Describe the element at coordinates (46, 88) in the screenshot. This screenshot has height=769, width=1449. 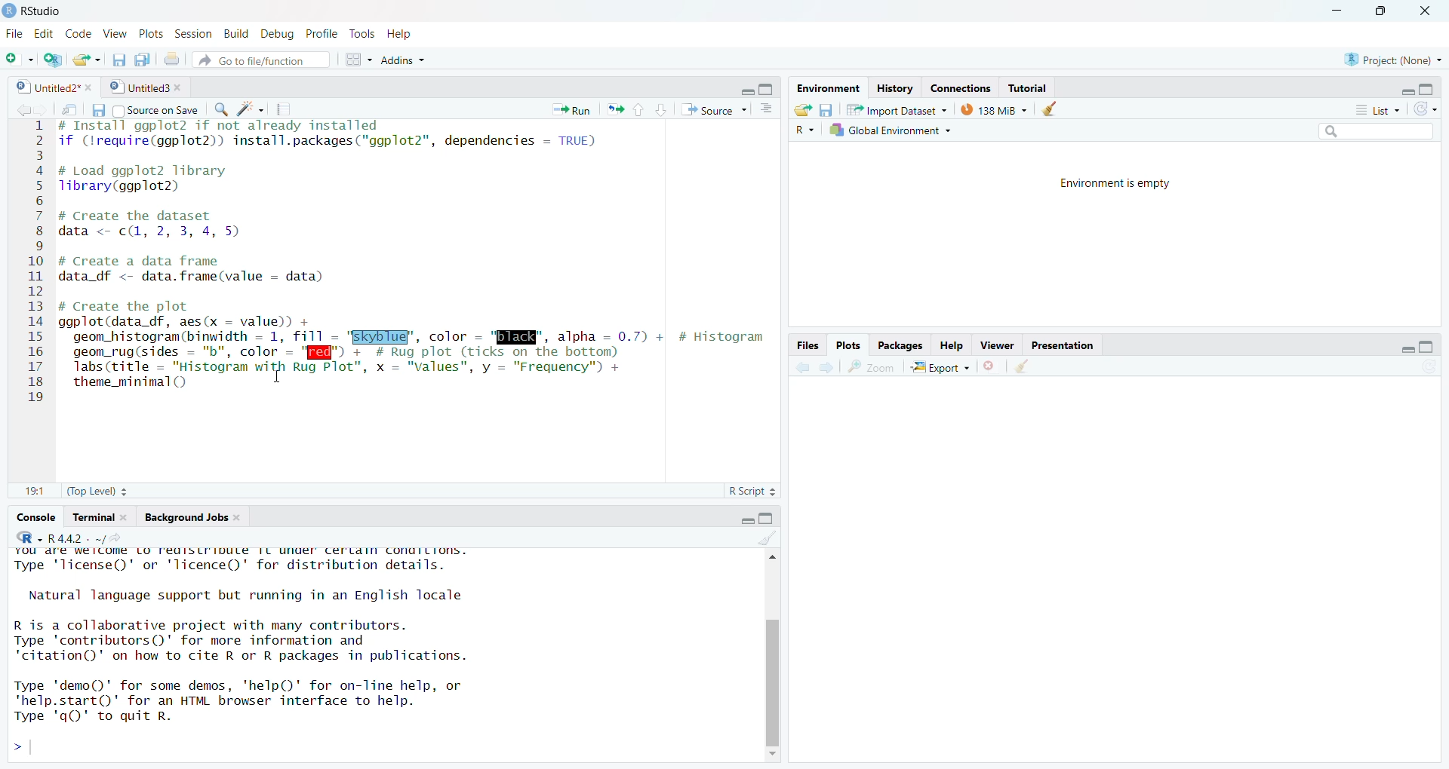
I see `9] Untitled?"` at that location.